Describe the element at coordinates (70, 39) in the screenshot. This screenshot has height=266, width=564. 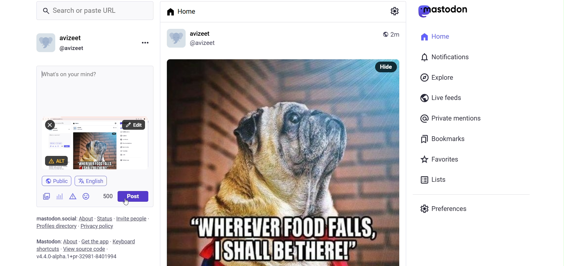
I see `avizeet` at that location.